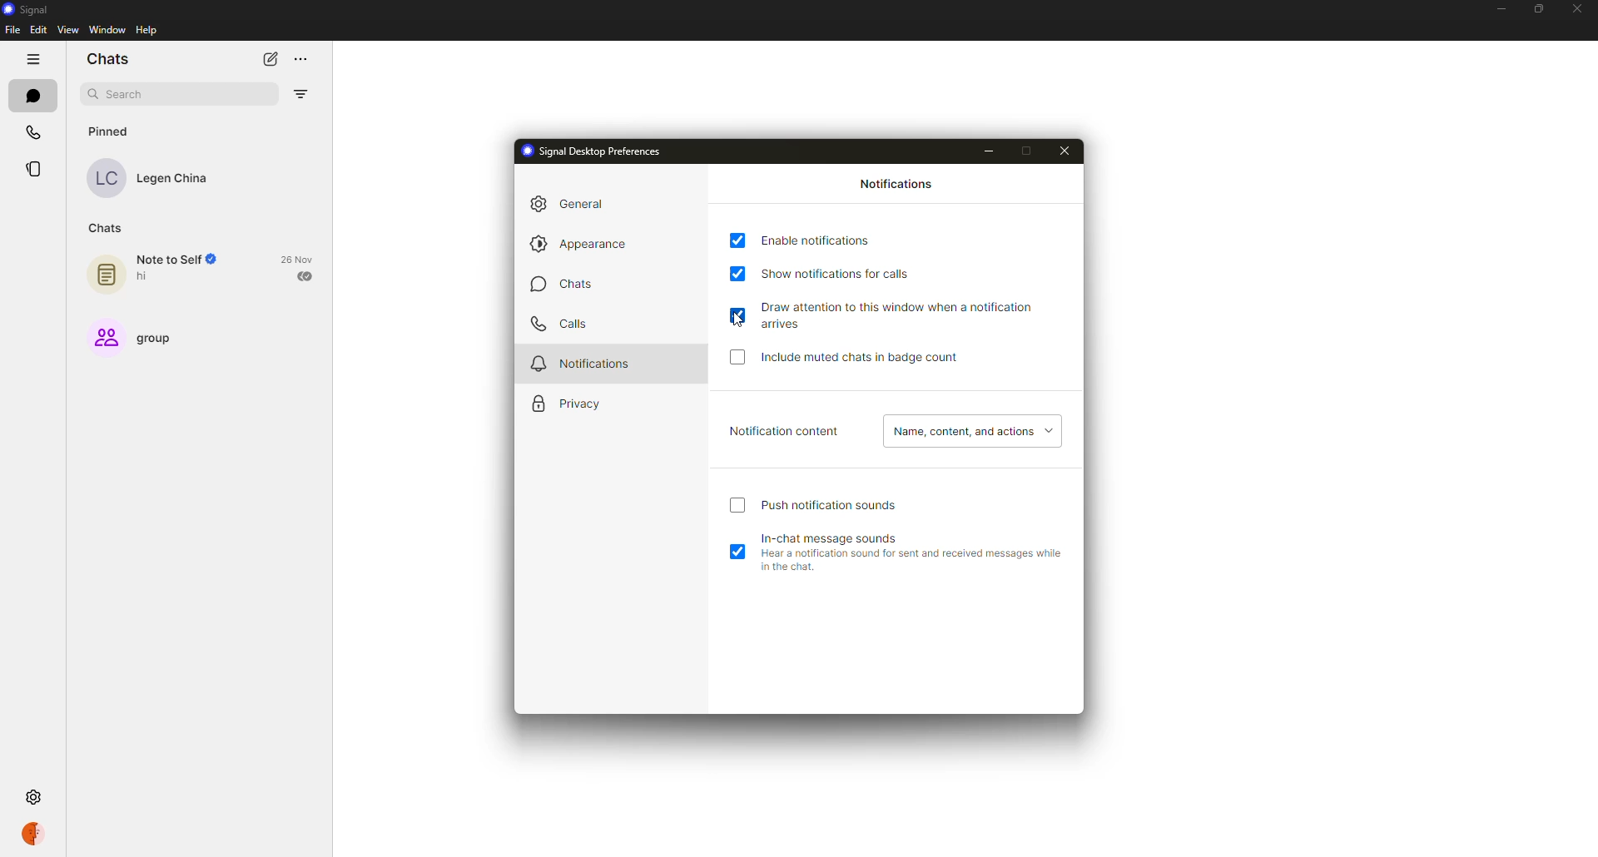 This screenshot has height=857, width=1598. Describe the element at coordinates (102, 336) in the screenshot. I see `Group Icon` at that location.